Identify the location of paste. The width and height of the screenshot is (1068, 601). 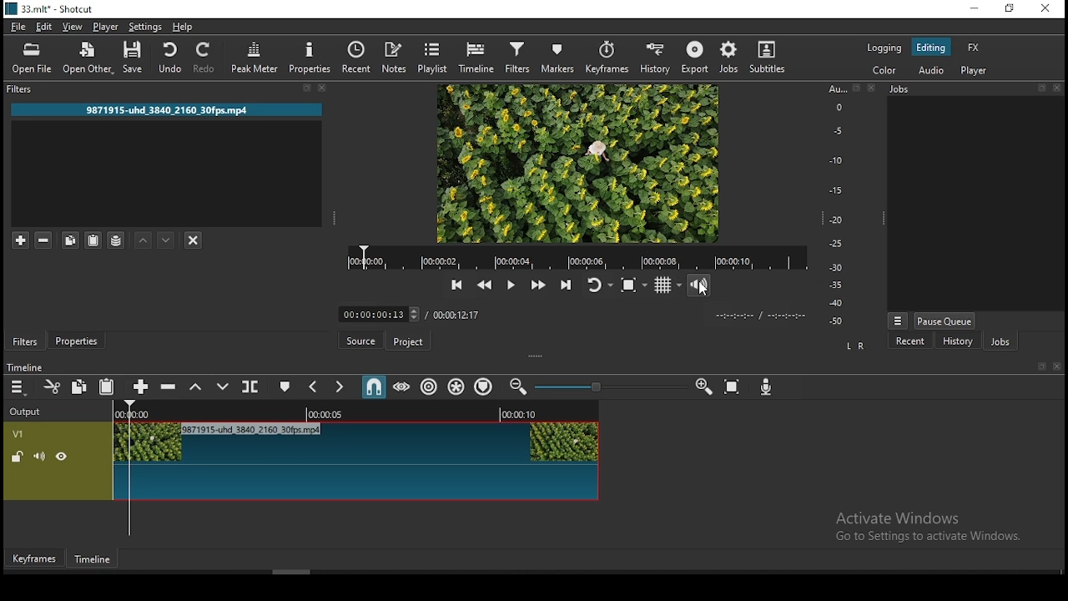
(106, 386).